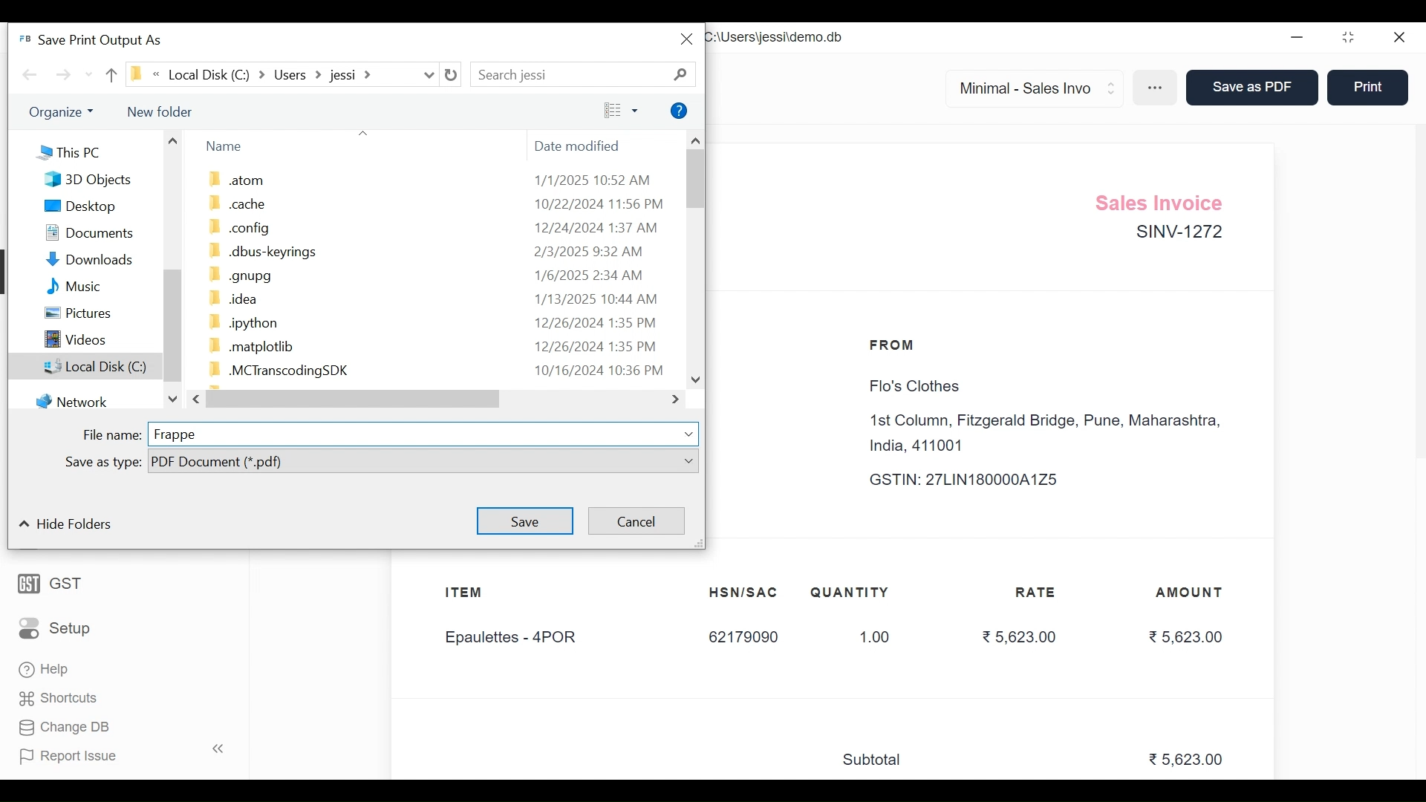  What do you see at coordinates (82, 365) in the screenshot?
I see `Local Disk (C:)` at bounding box center [82, 365].